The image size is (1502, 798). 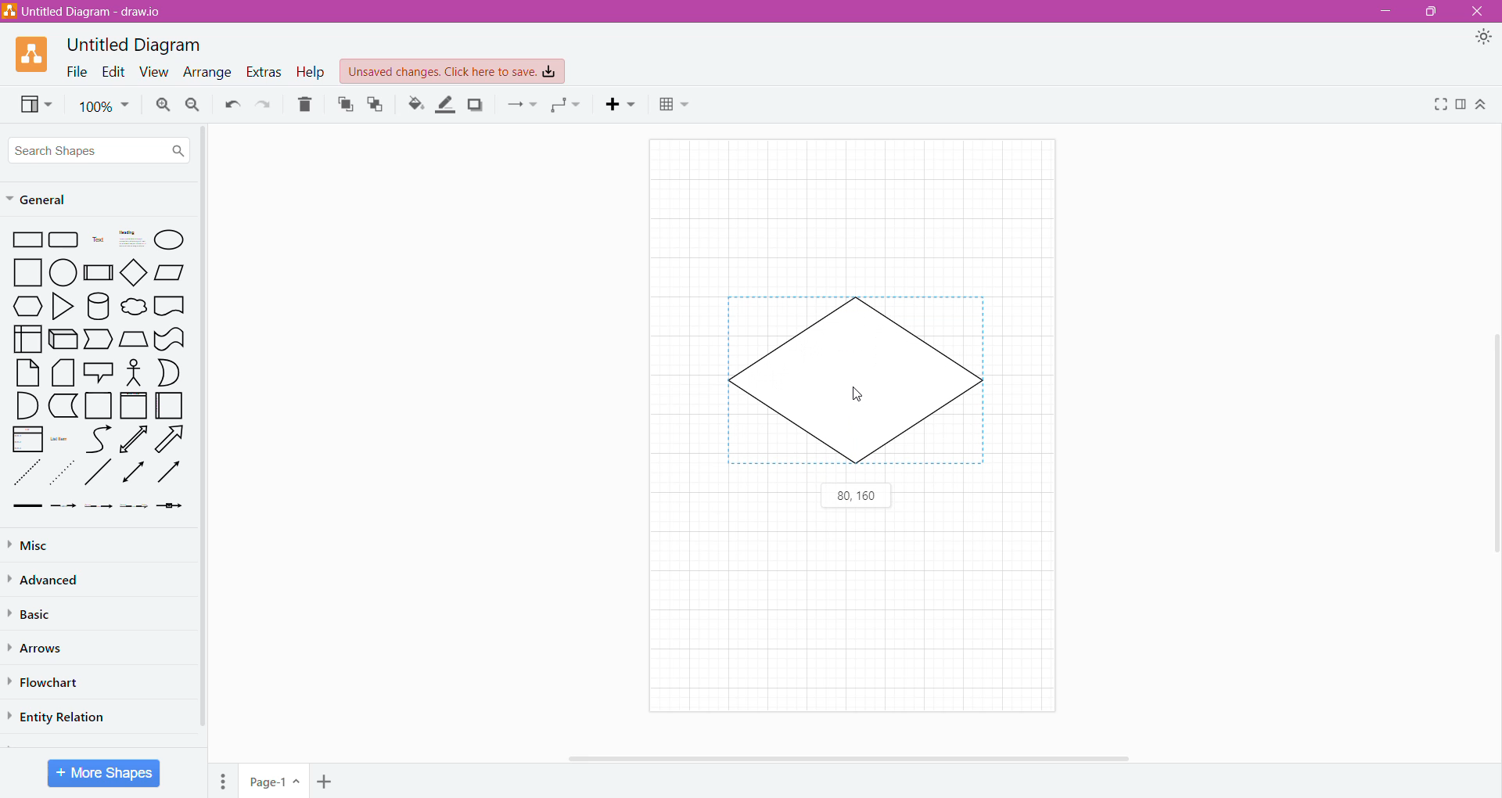 I want to click on Undo, so click(x=231, y=105).